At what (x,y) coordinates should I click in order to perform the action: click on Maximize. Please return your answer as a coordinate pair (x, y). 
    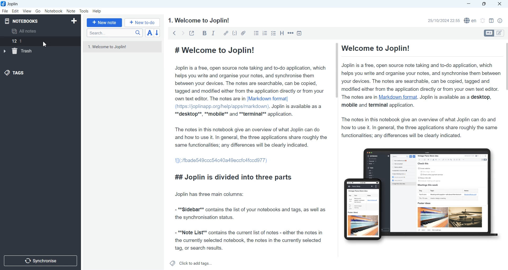
    Looking at the image, I should click on (485, 4).